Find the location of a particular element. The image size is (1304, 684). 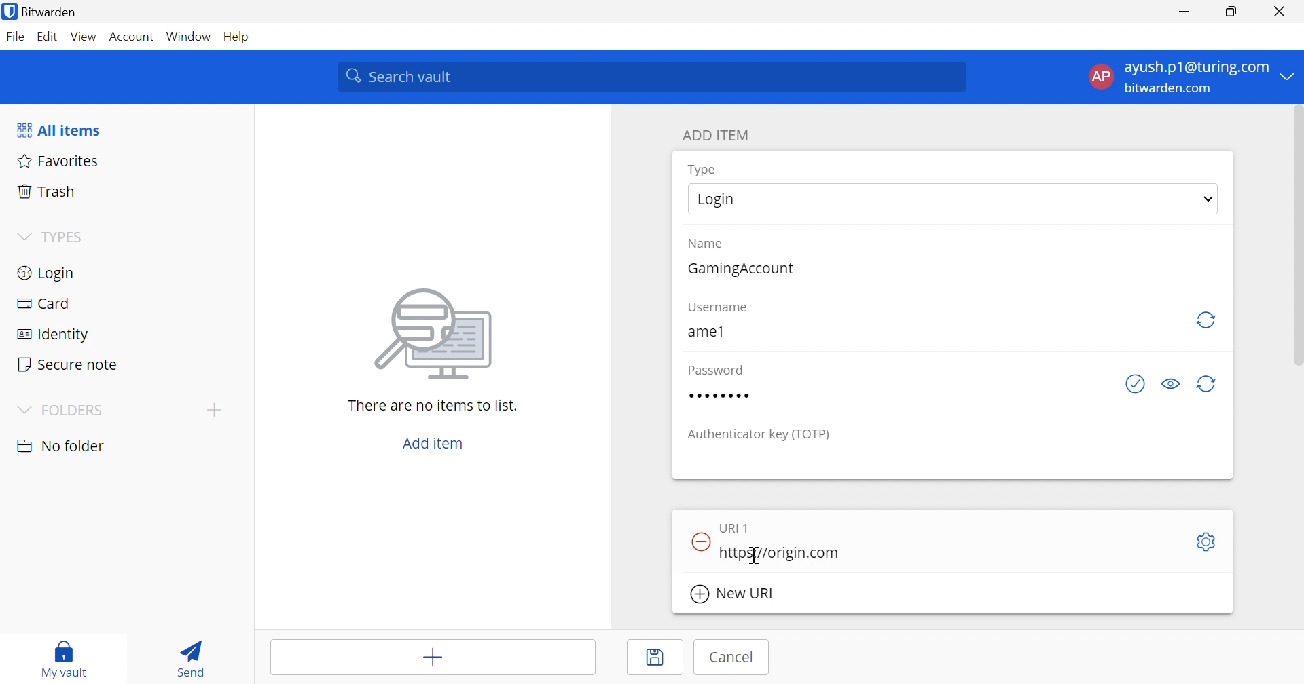

Bitwarden is located at coordinates (39, 11).